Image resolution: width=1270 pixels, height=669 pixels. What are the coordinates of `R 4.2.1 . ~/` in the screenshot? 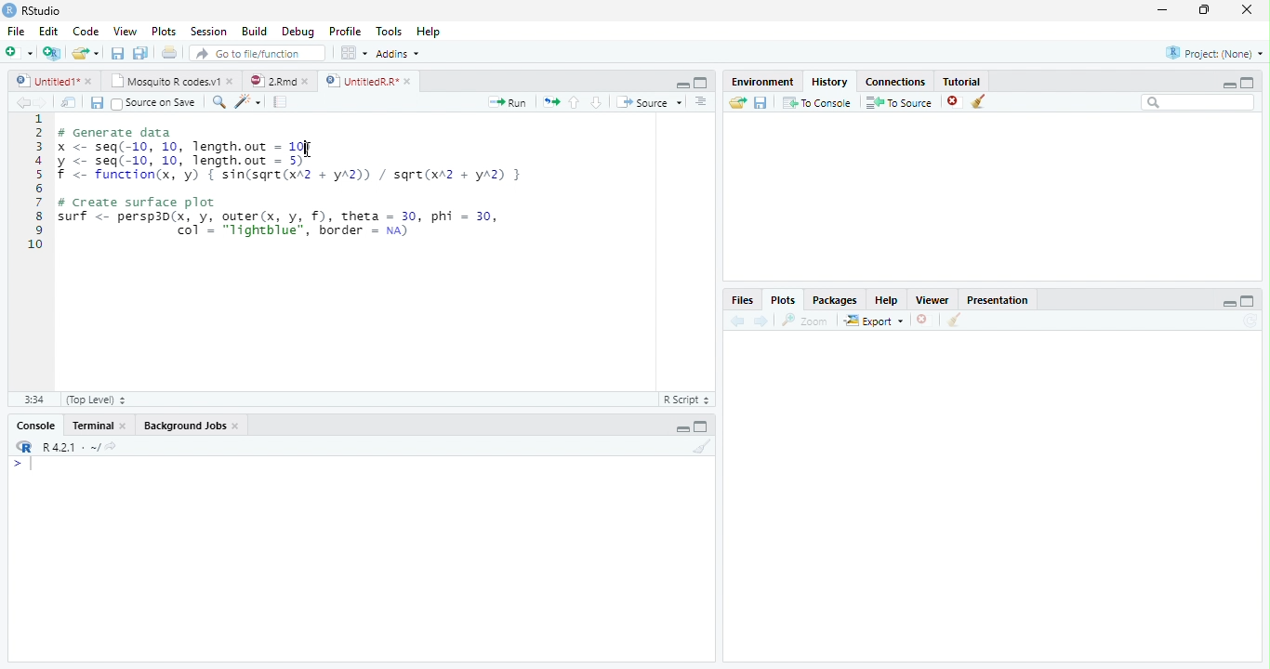 It's located at (71, 446).